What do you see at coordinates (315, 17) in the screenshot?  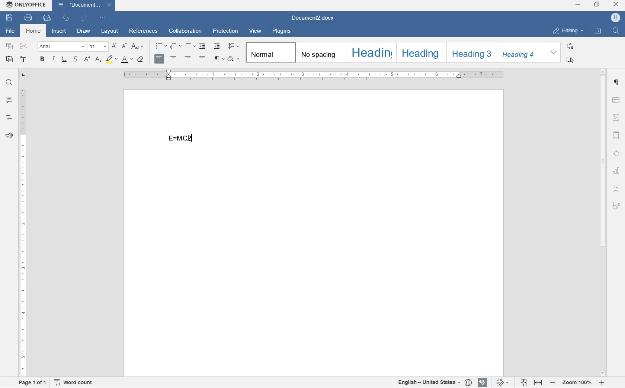 I see `file name` at bounding box center [315, 17].